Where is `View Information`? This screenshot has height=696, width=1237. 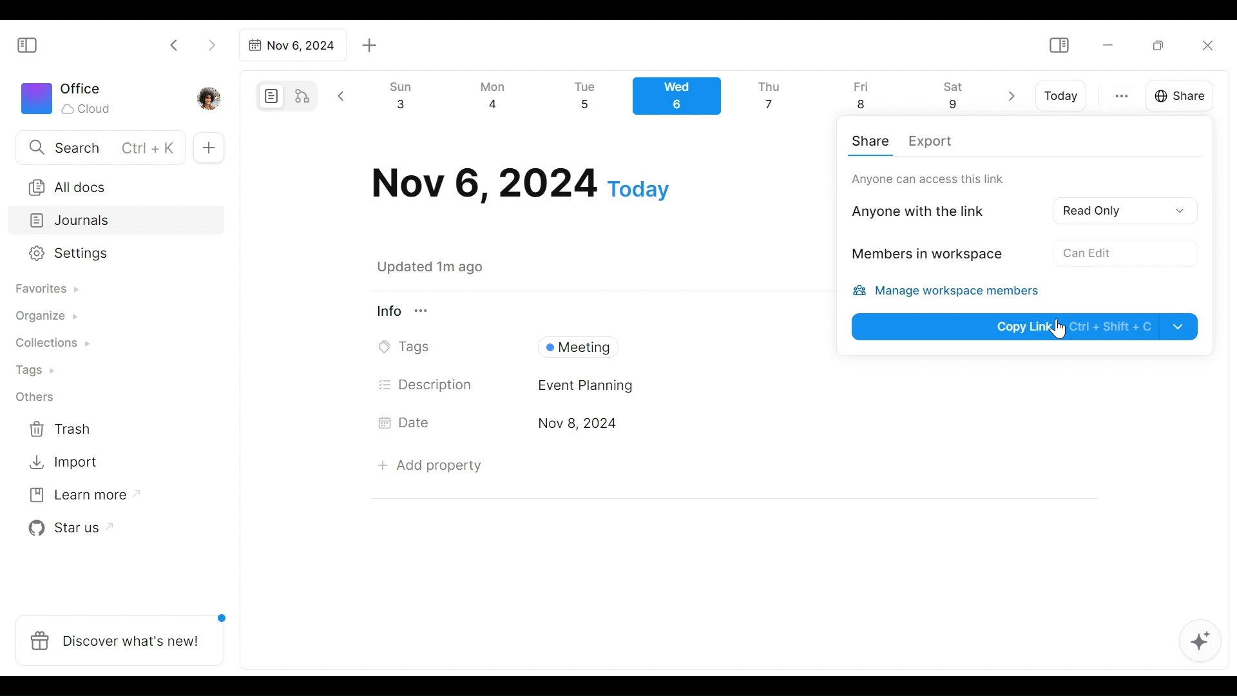 View Information is located at coordinates (595, 311).